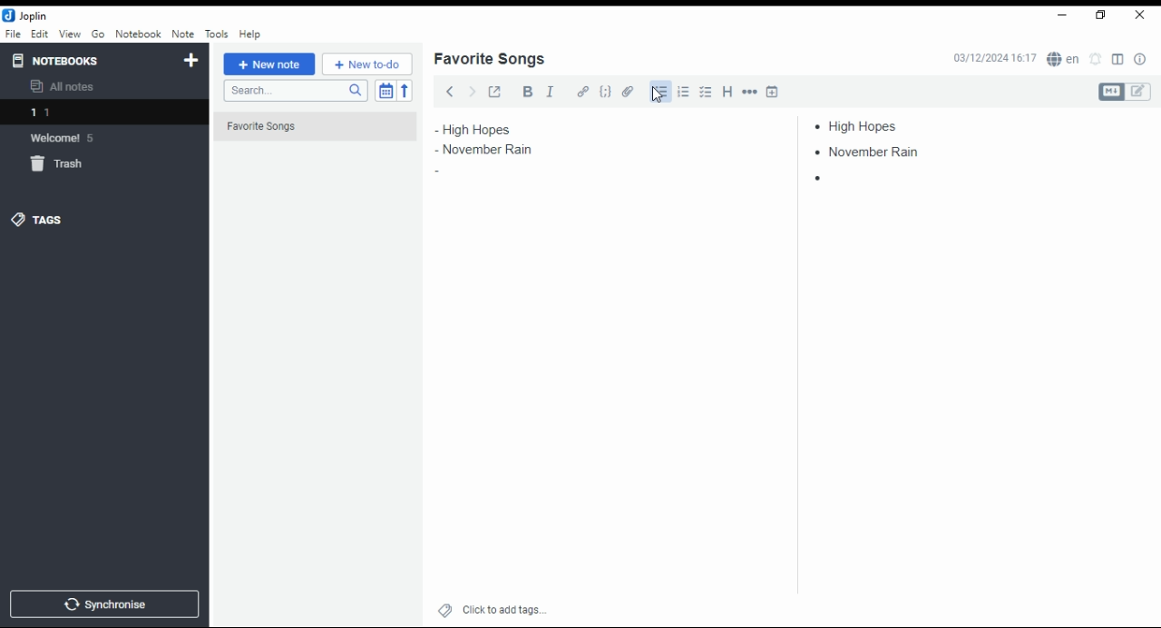 The width and height of the screenshot is (1161, 628). What do you see at coordinates (67, 167) in the screenshot?
I see `trash` at bounding box center [67, 167].